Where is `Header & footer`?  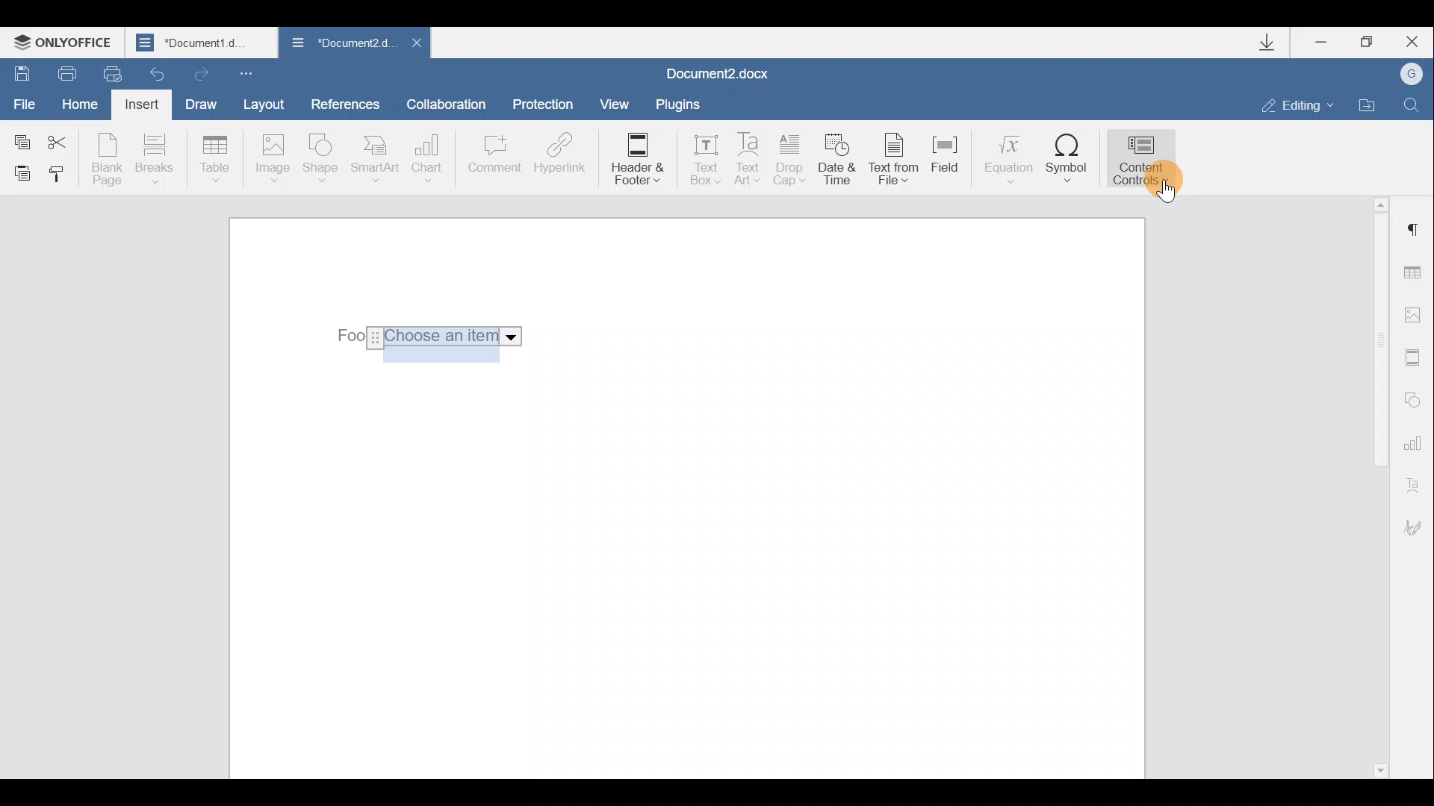
Header & footer is located at coordinates (636, 160).